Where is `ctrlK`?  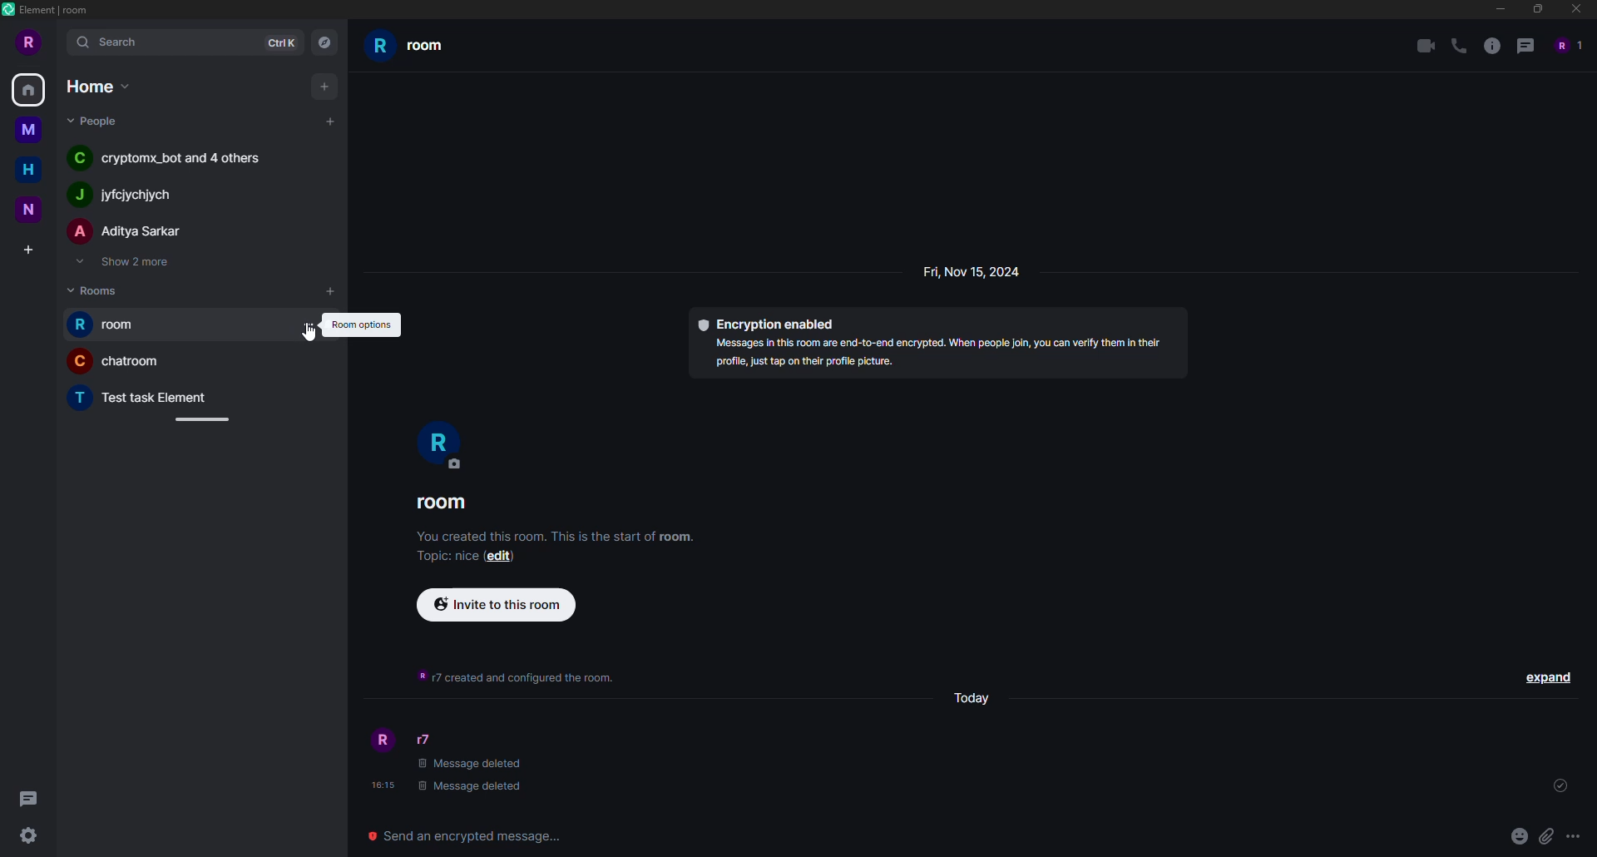 ctrlK is located at coordinates (281, 42).